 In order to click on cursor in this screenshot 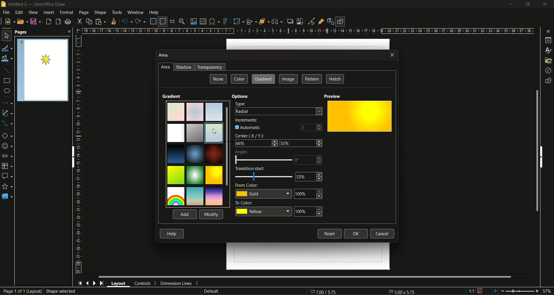, I will do `click(214, 133)`.